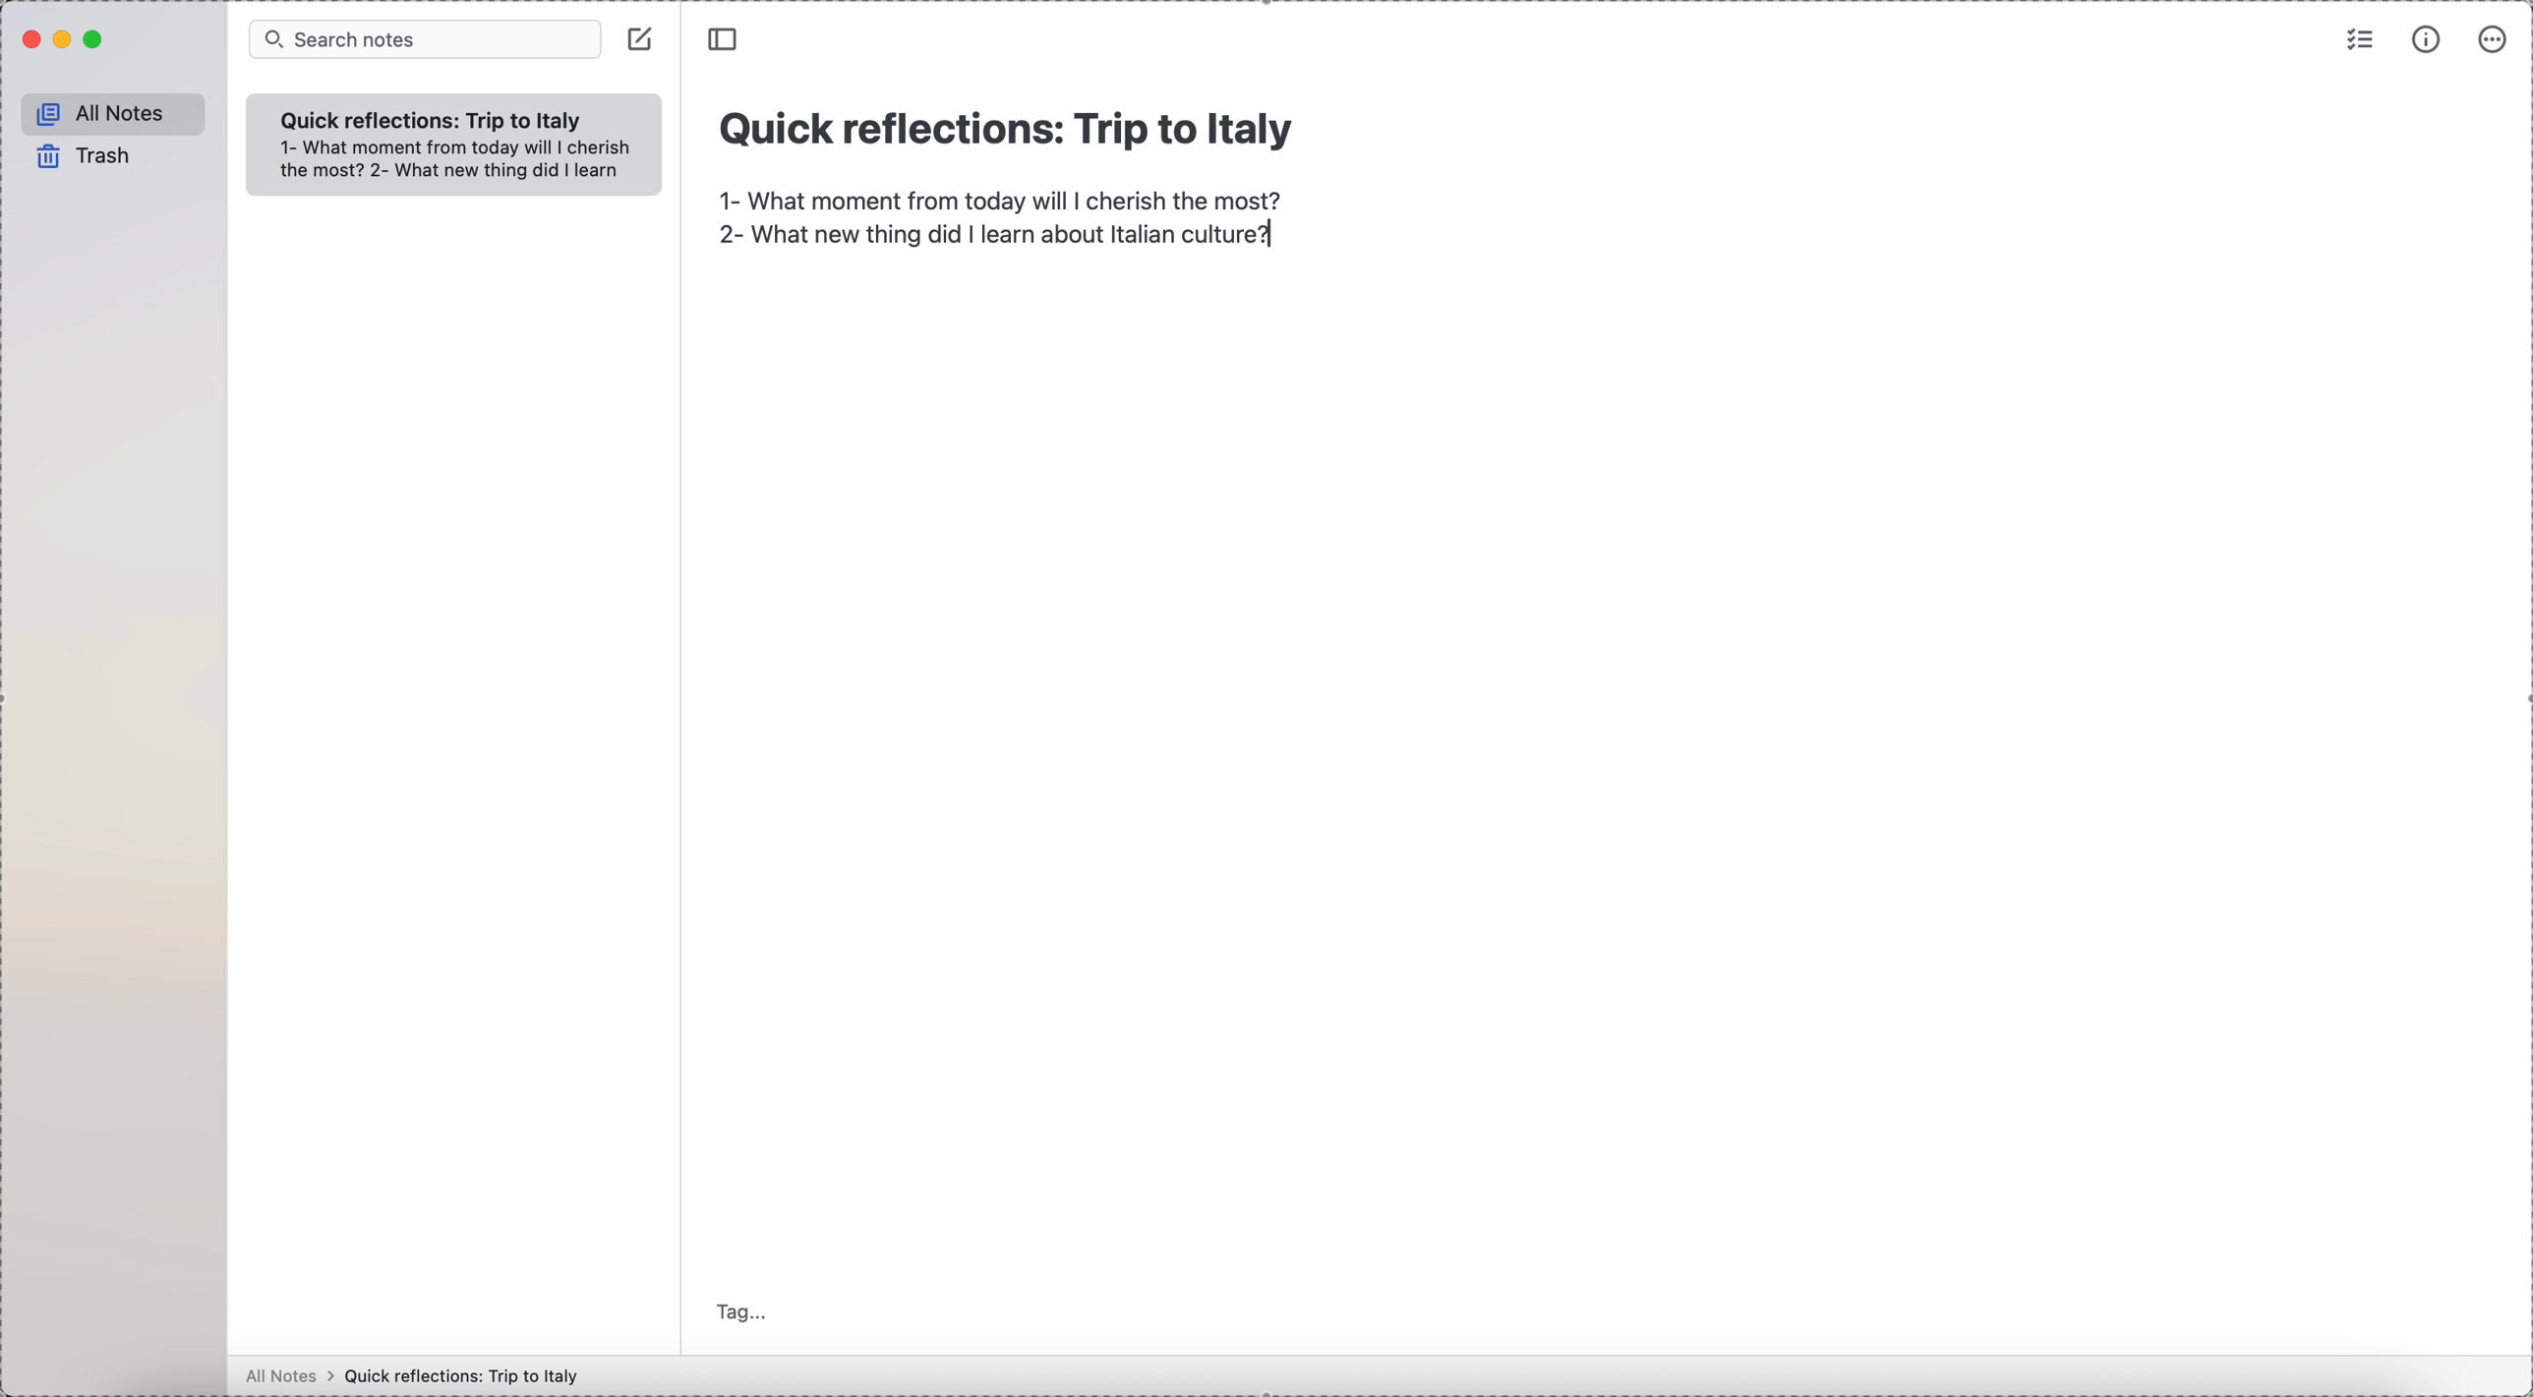 The image size is (2533, 1397). I want to click on Quick reflections: Trip to Italy, so click(1002, 137).